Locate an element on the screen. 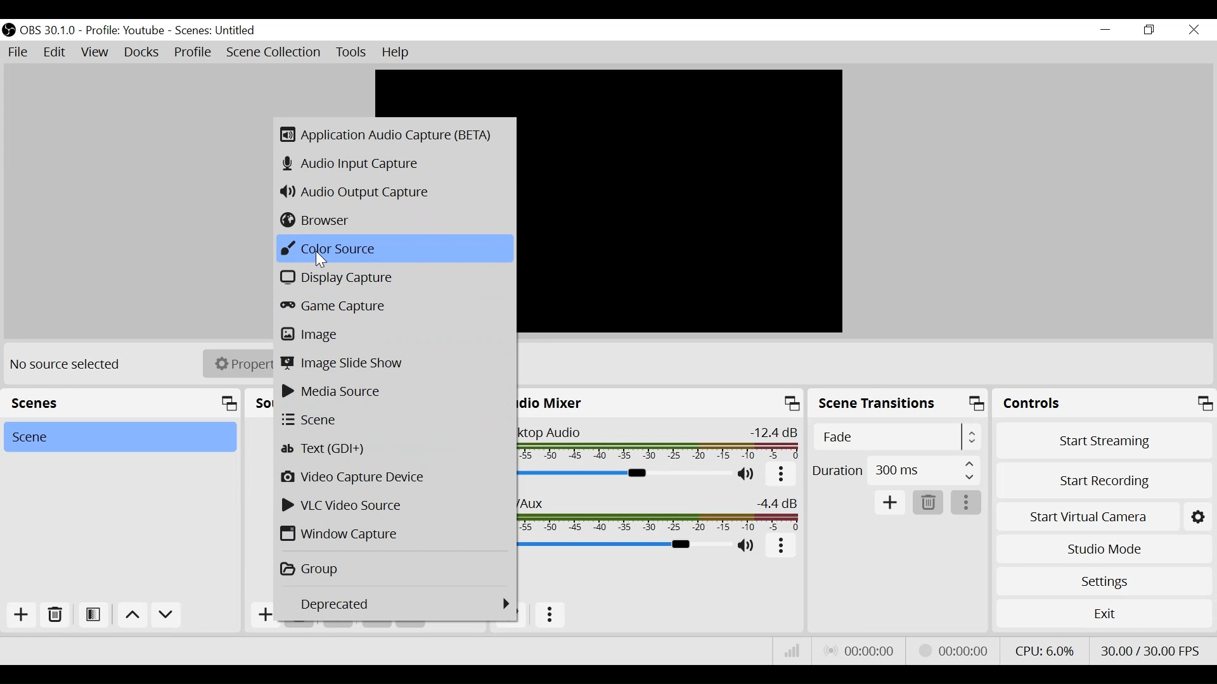 This screenshot has height=684, width=1217. Text (GDI+) is located at coordinates (391, 448).